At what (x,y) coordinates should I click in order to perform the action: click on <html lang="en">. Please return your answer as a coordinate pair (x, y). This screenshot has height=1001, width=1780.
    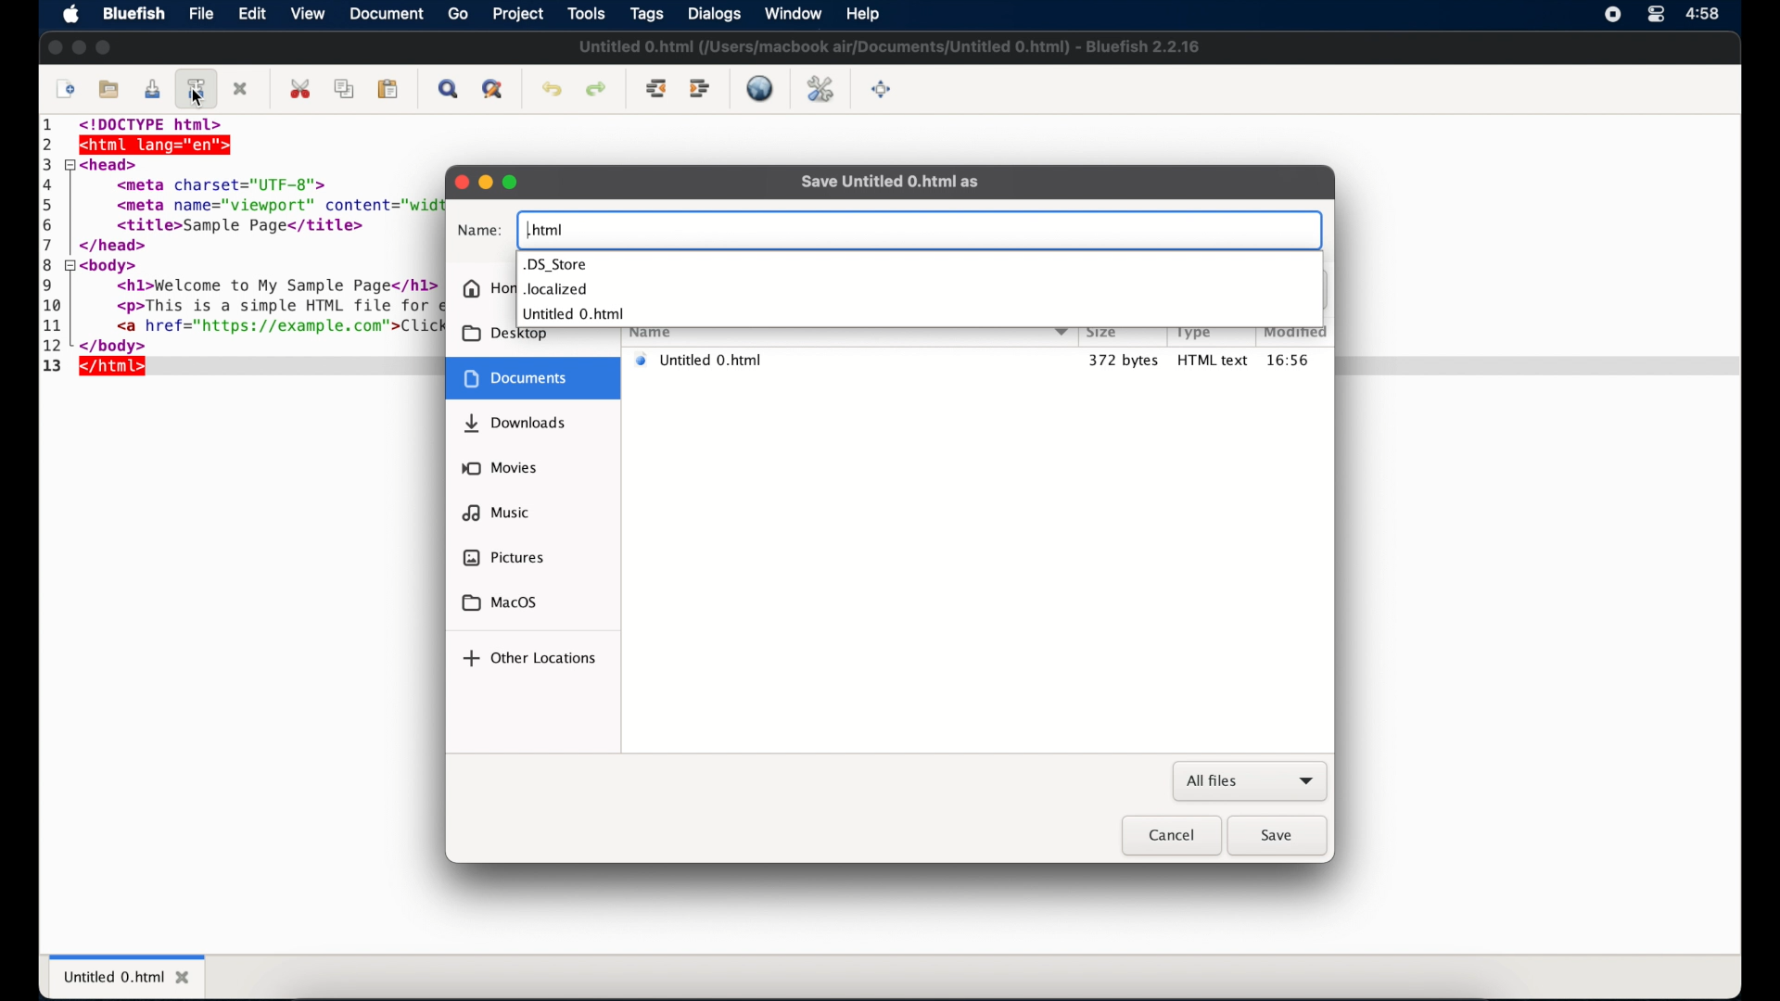
    Looking at the image, I should click on (159, 145).